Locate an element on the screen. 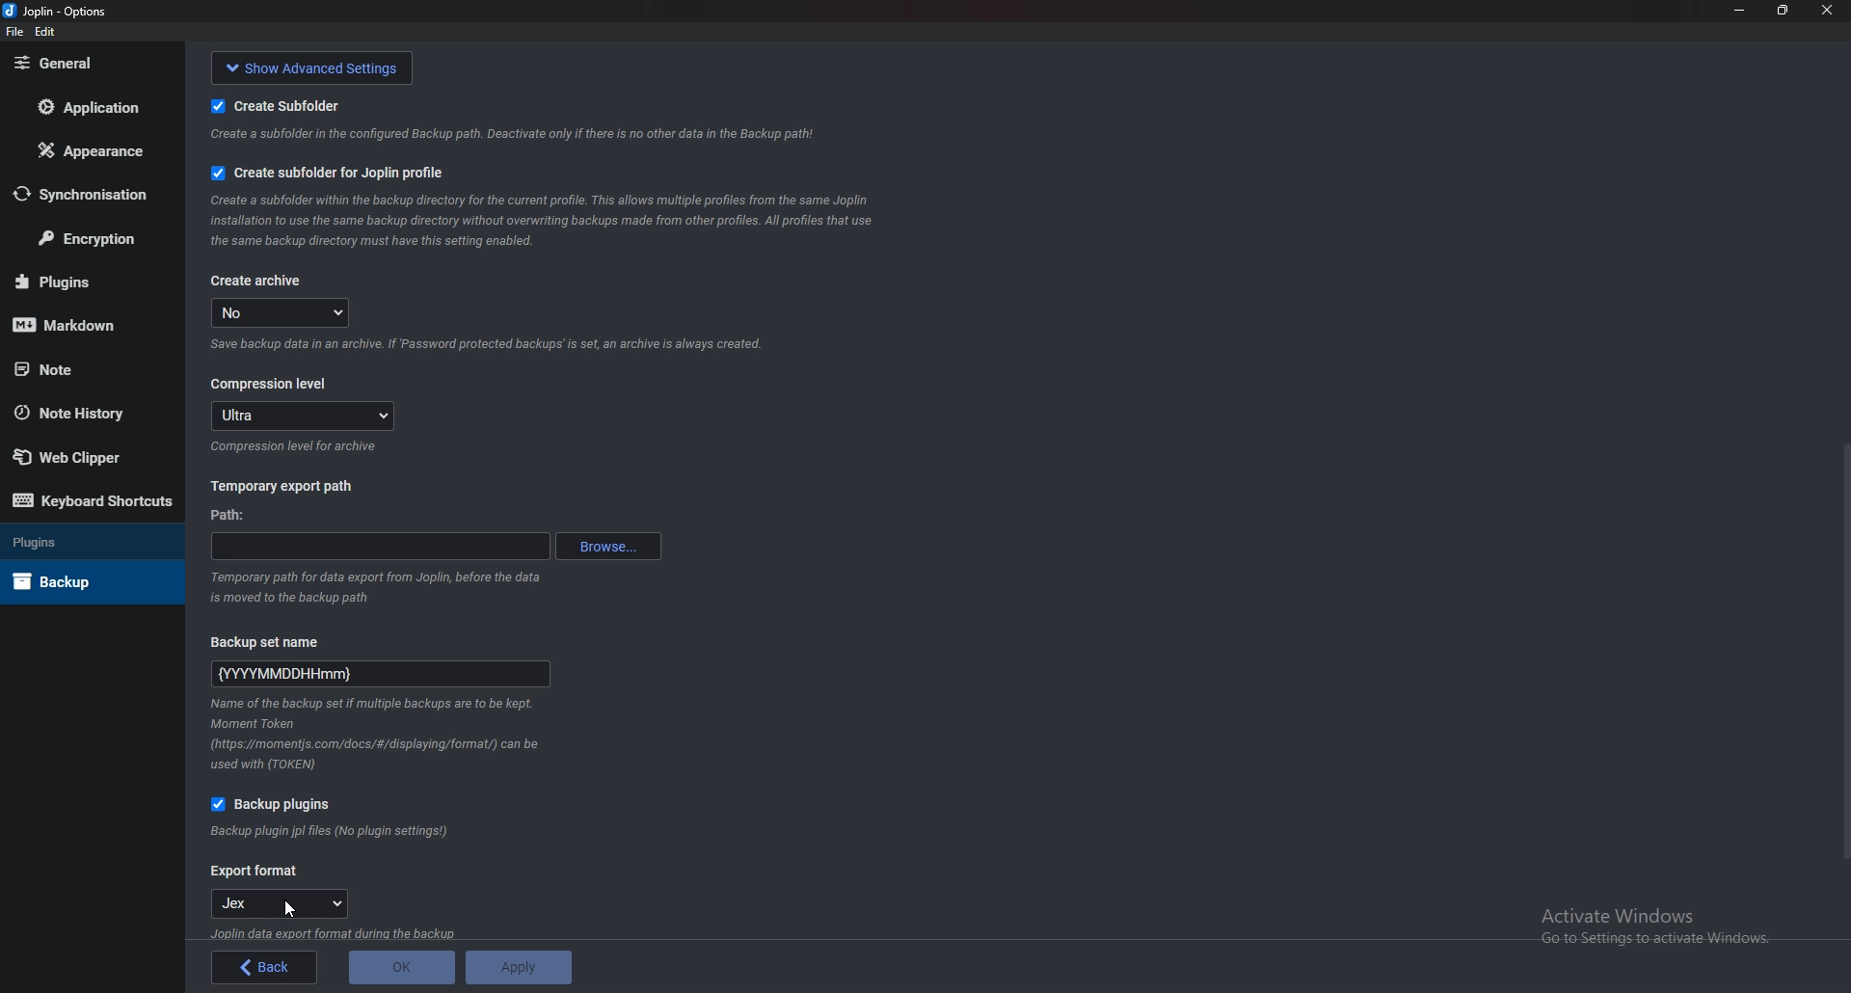 Image resolution: width=1851 pixels, height=993 pixels. cursor is located at coordinates (289, 910).